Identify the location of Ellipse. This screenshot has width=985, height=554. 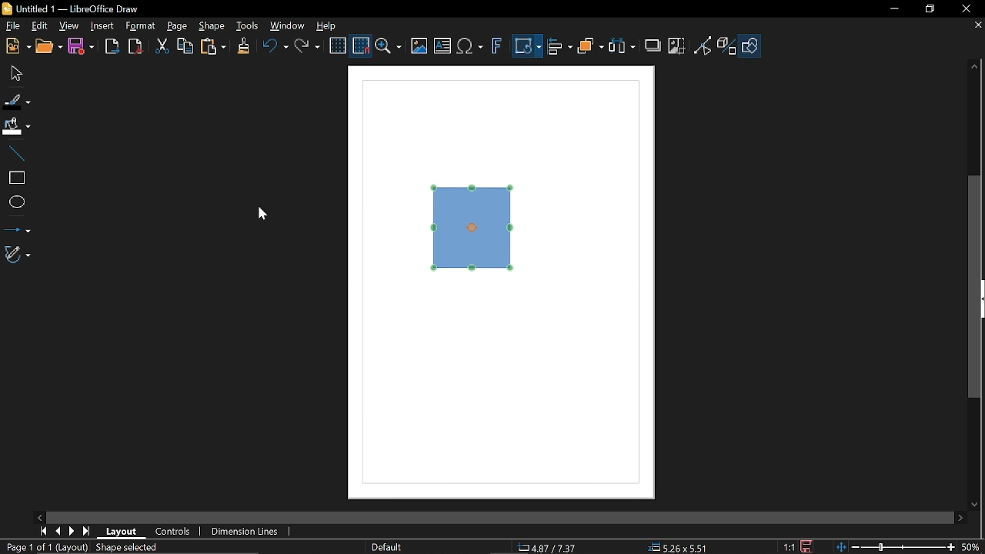
(15, 202).